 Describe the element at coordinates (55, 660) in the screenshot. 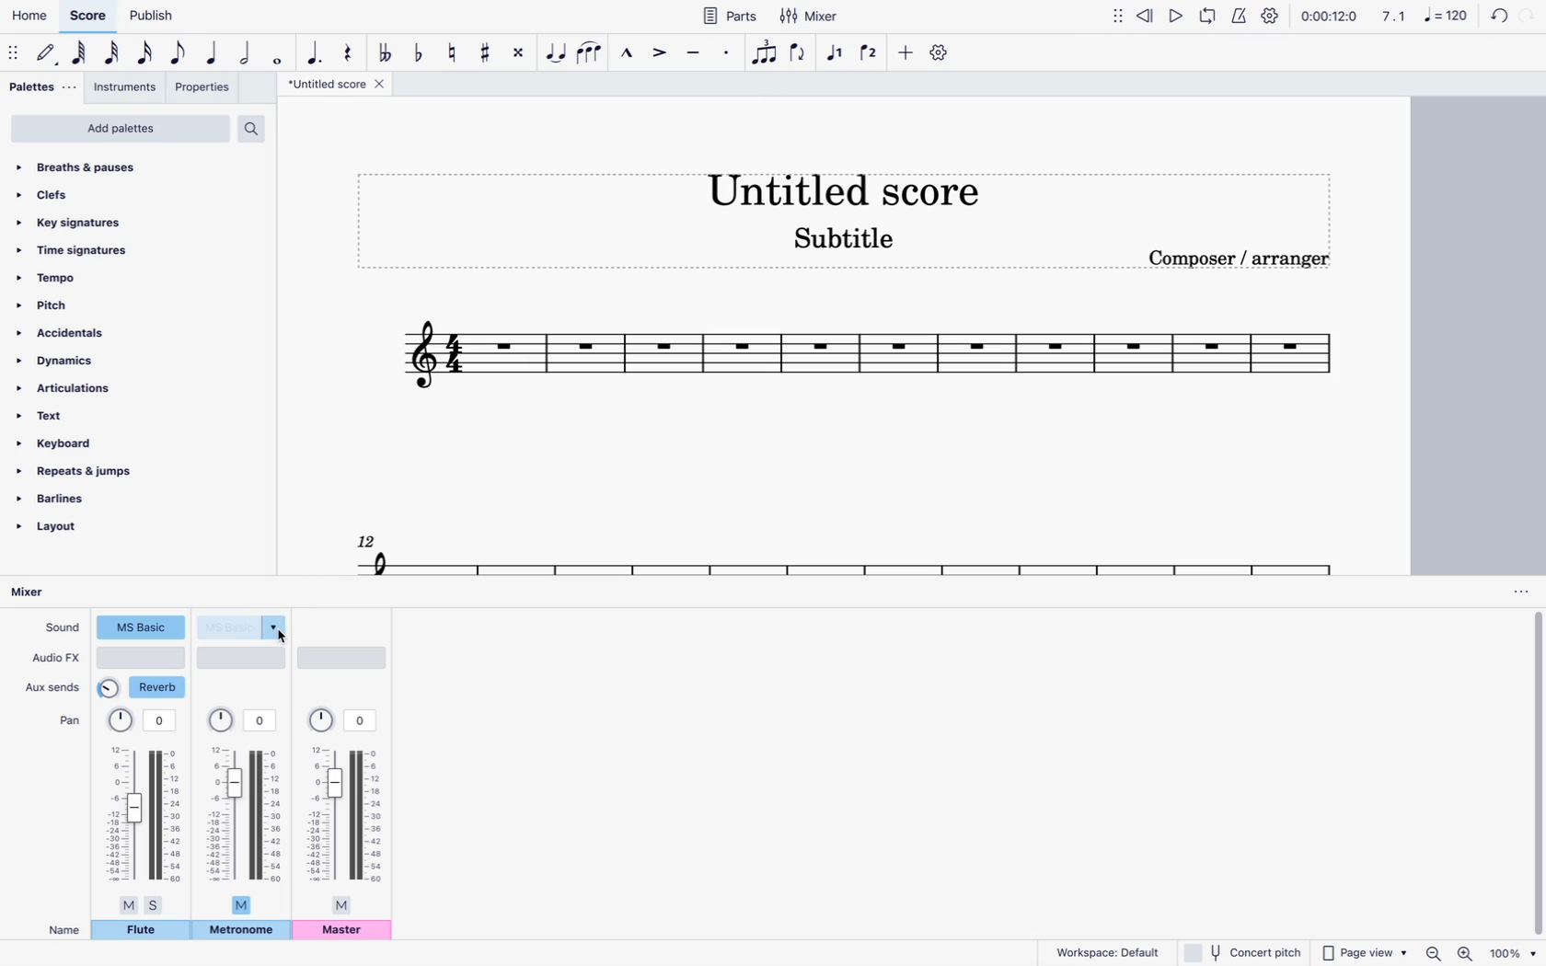

I see `audio fx` at that location.